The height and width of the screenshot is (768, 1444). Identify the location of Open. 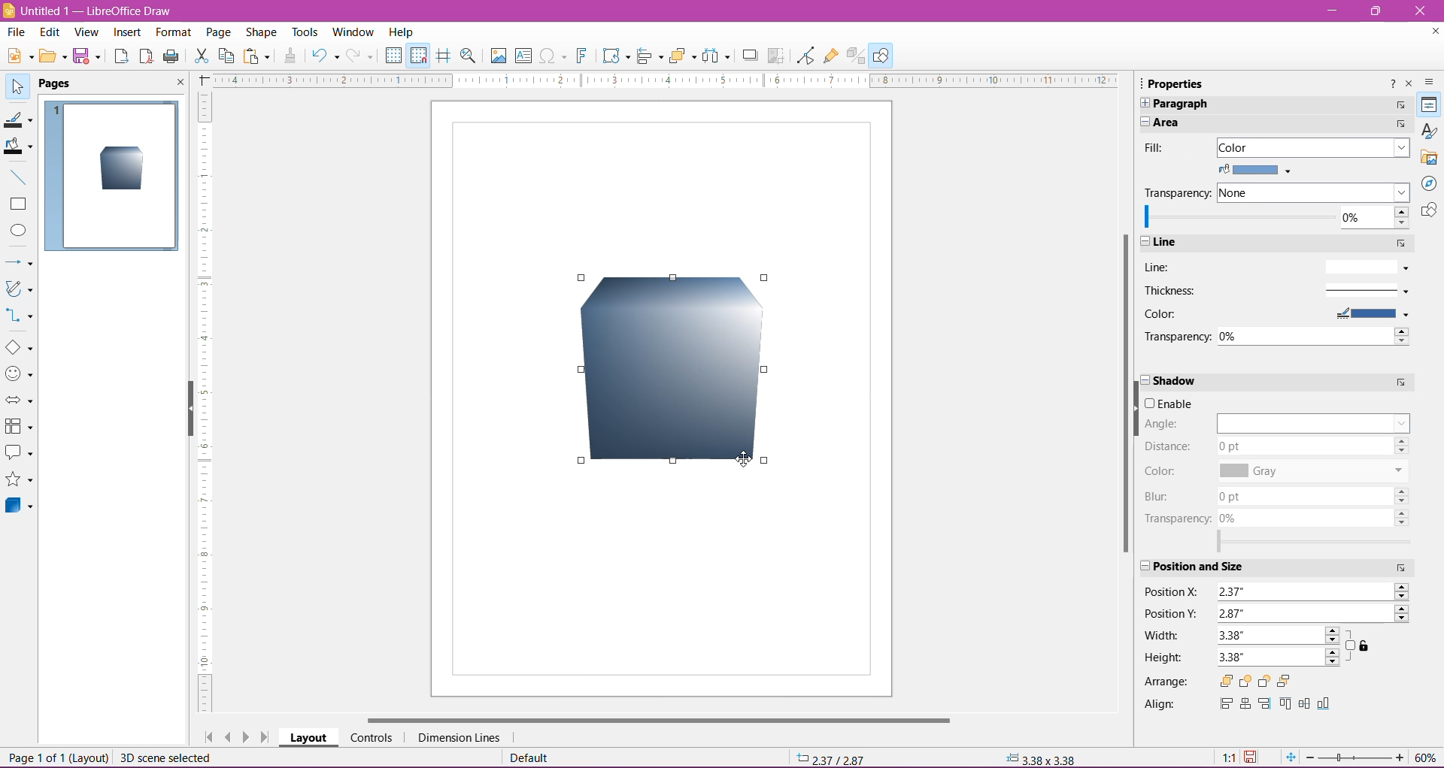
(52, 57).